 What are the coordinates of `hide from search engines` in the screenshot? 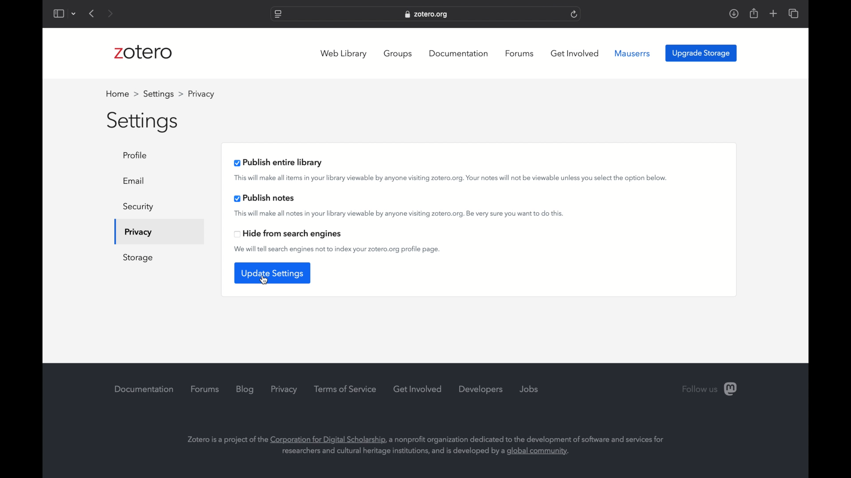 It's located at (288, 234).